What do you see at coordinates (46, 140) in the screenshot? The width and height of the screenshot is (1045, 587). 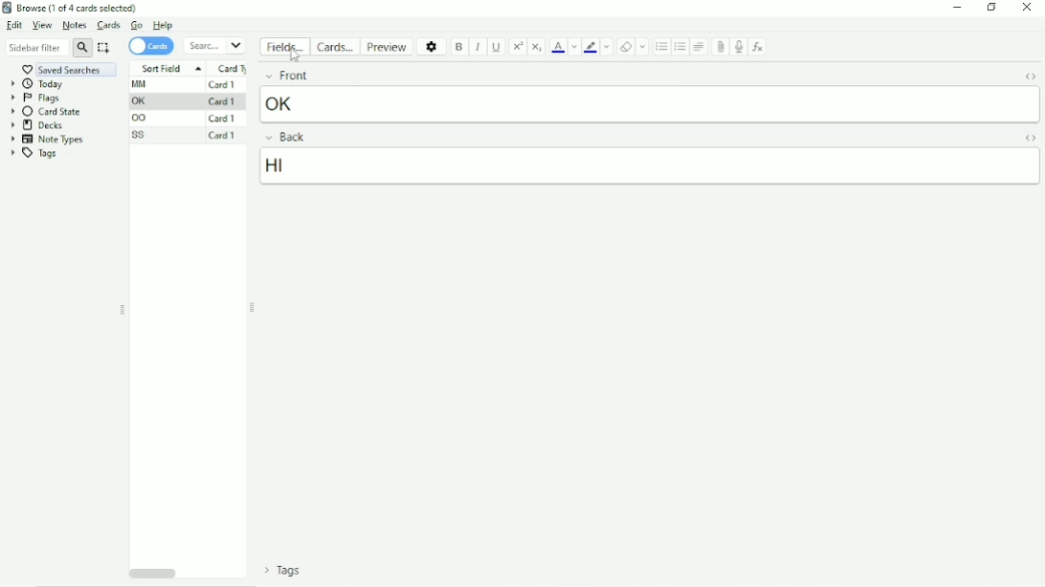 I see `Note Types` at bounding box center [46, 140].